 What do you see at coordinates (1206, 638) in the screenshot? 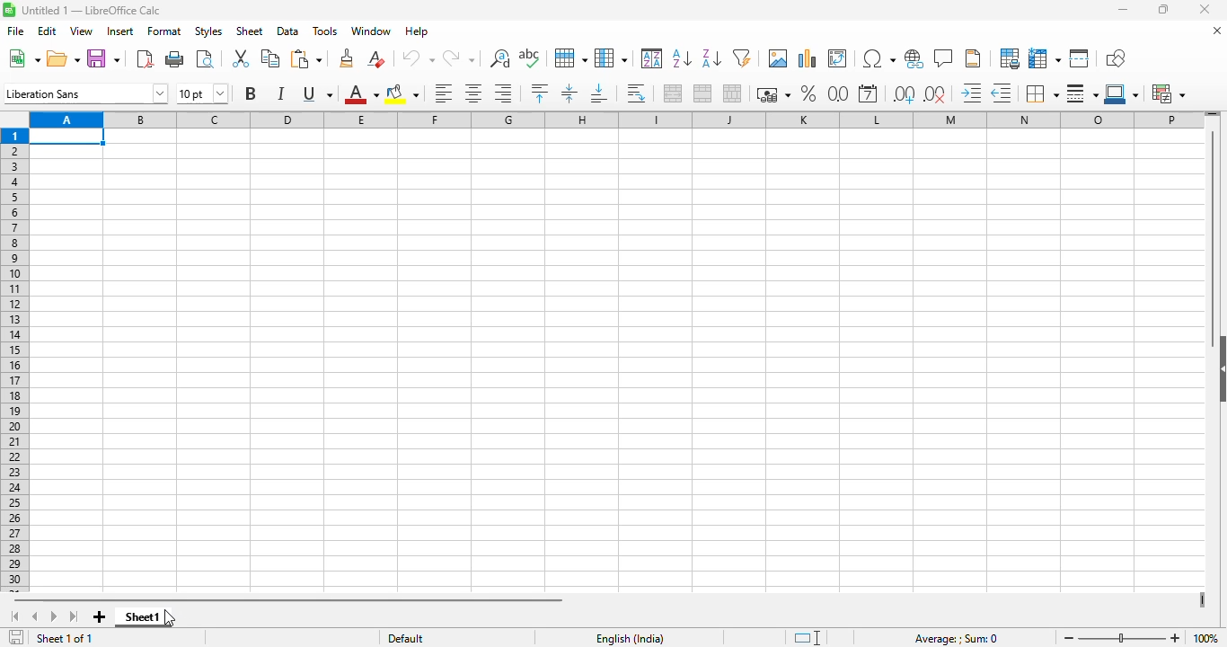
I see `100%` at bounding box center [1206, 638].